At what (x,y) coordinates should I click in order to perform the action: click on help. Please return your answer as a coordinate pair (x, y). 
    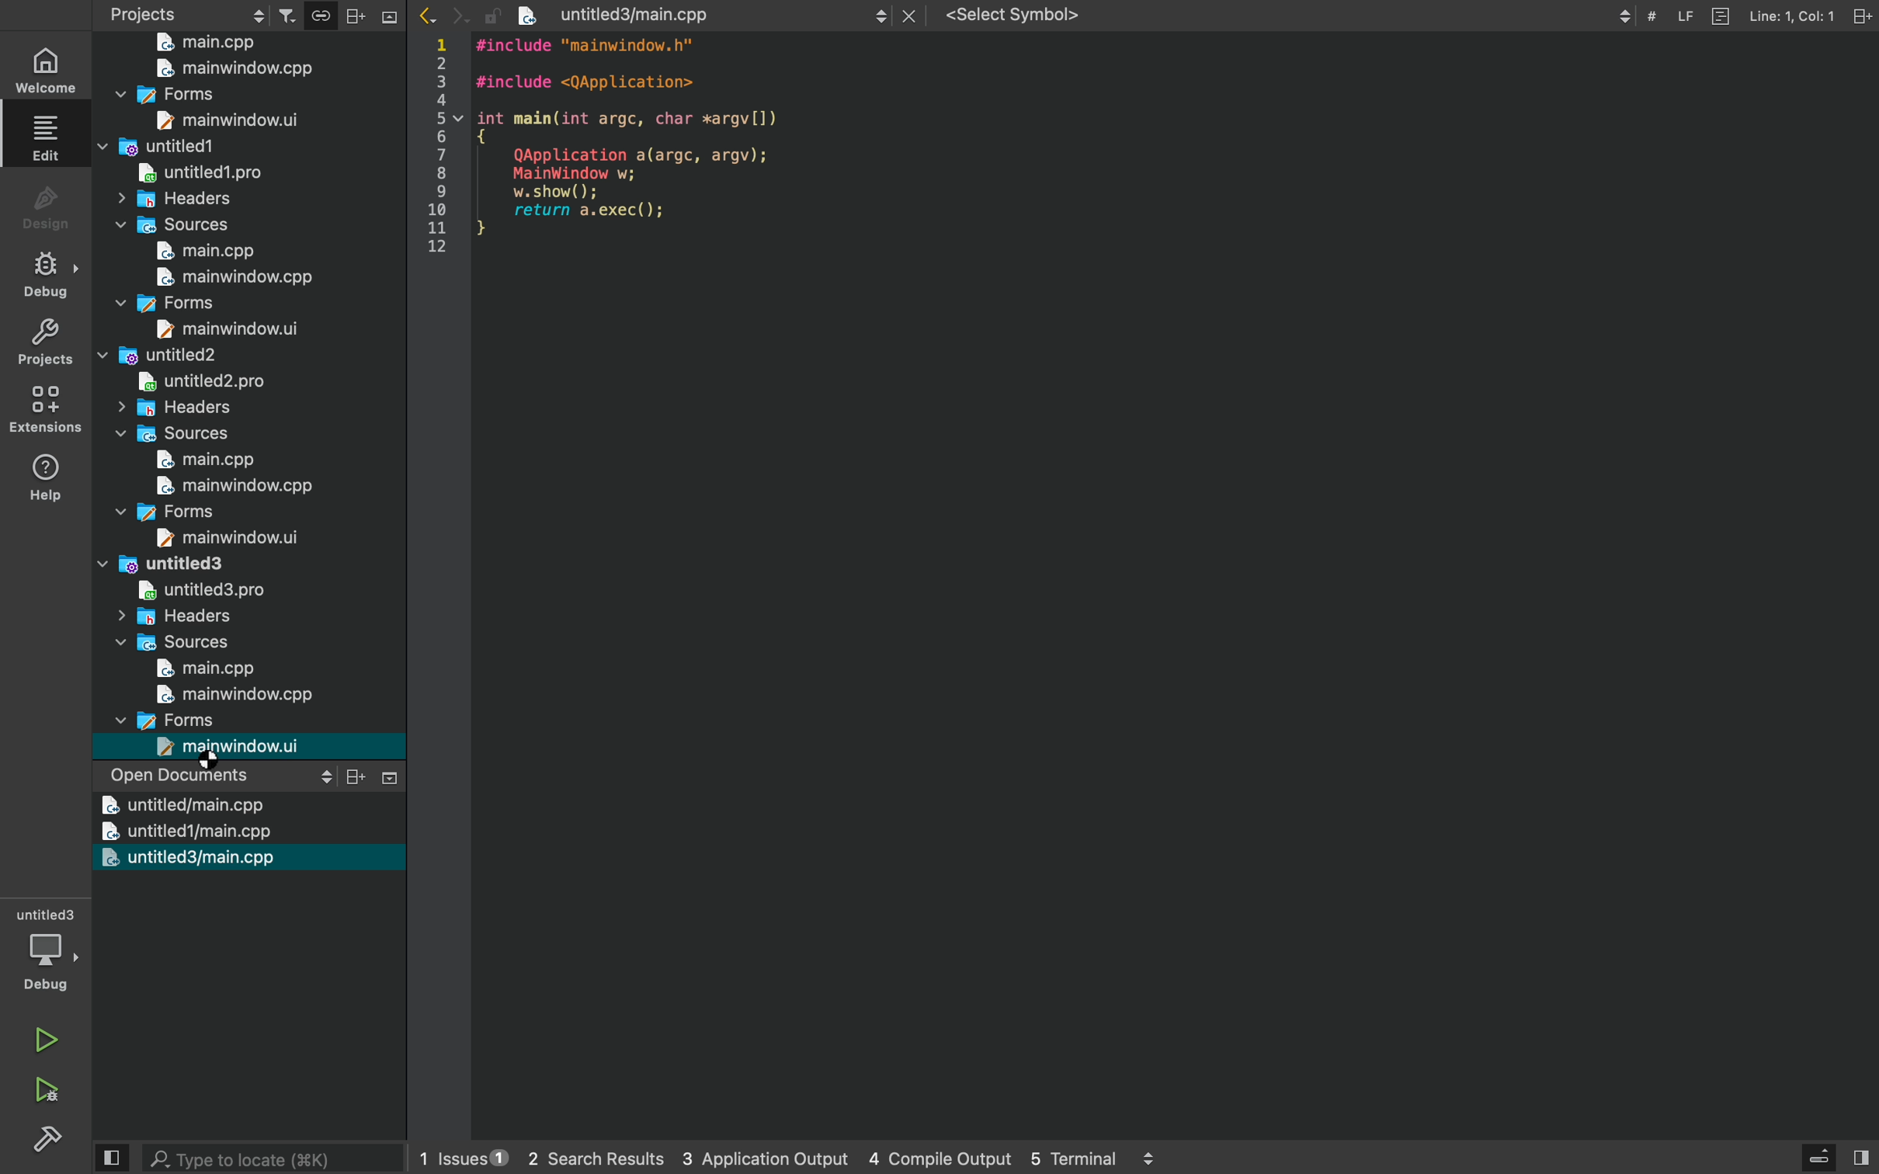
    Looking at the image, I should click on (47, 476).